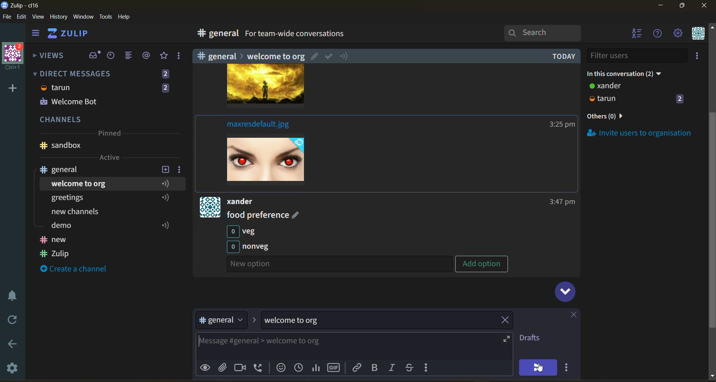 The height and width of the screenshot is (382, 716). Describe the element at coordinates (223, 319) in the screenshot. I see `stream/channel` at that location.